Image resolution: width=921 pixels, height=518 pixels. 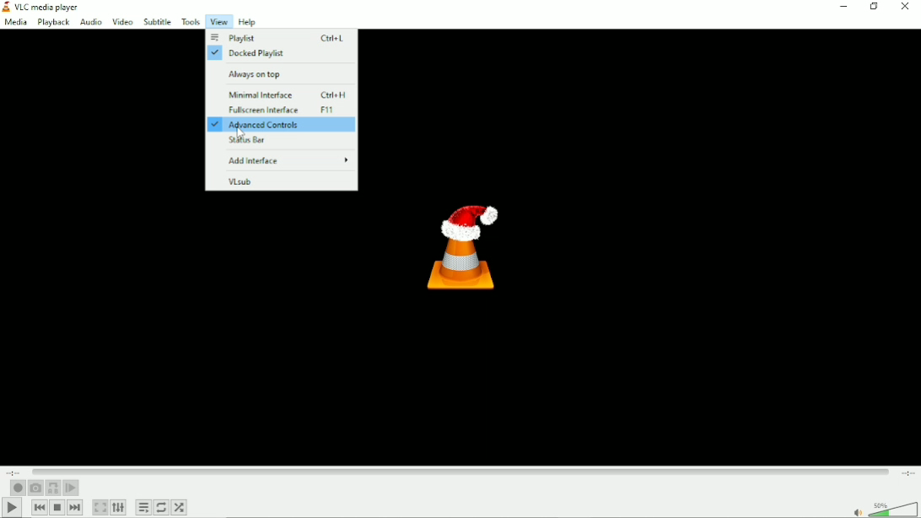 I want to click on Always on top, so click(x=261, y=73).